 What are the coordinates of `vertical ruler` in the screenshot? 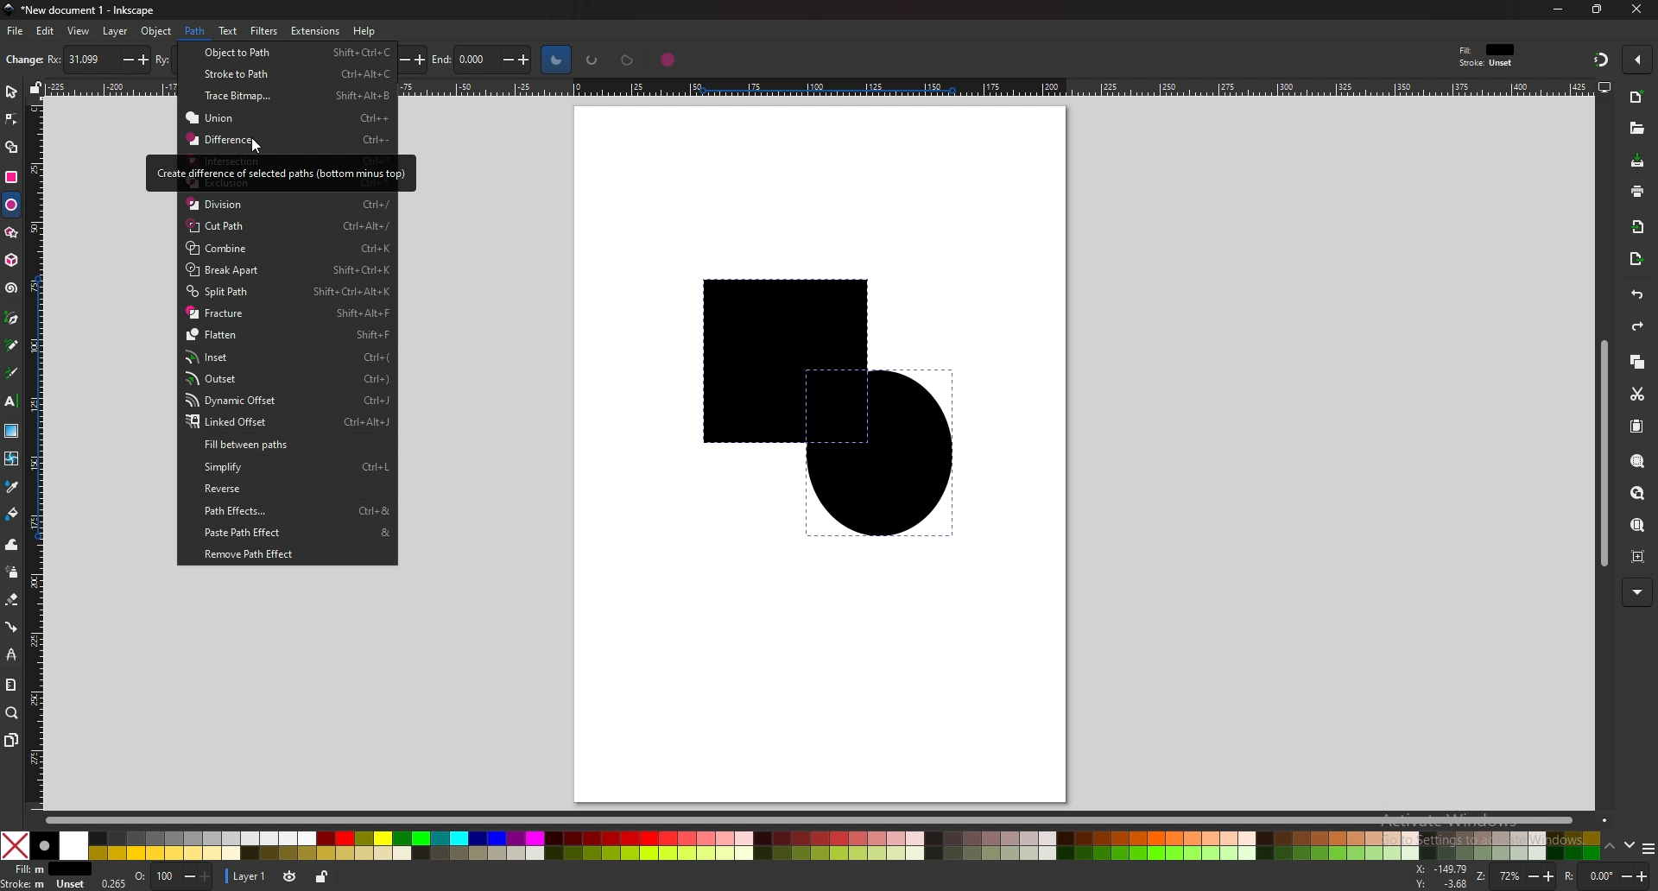 It's located at (38, 453).